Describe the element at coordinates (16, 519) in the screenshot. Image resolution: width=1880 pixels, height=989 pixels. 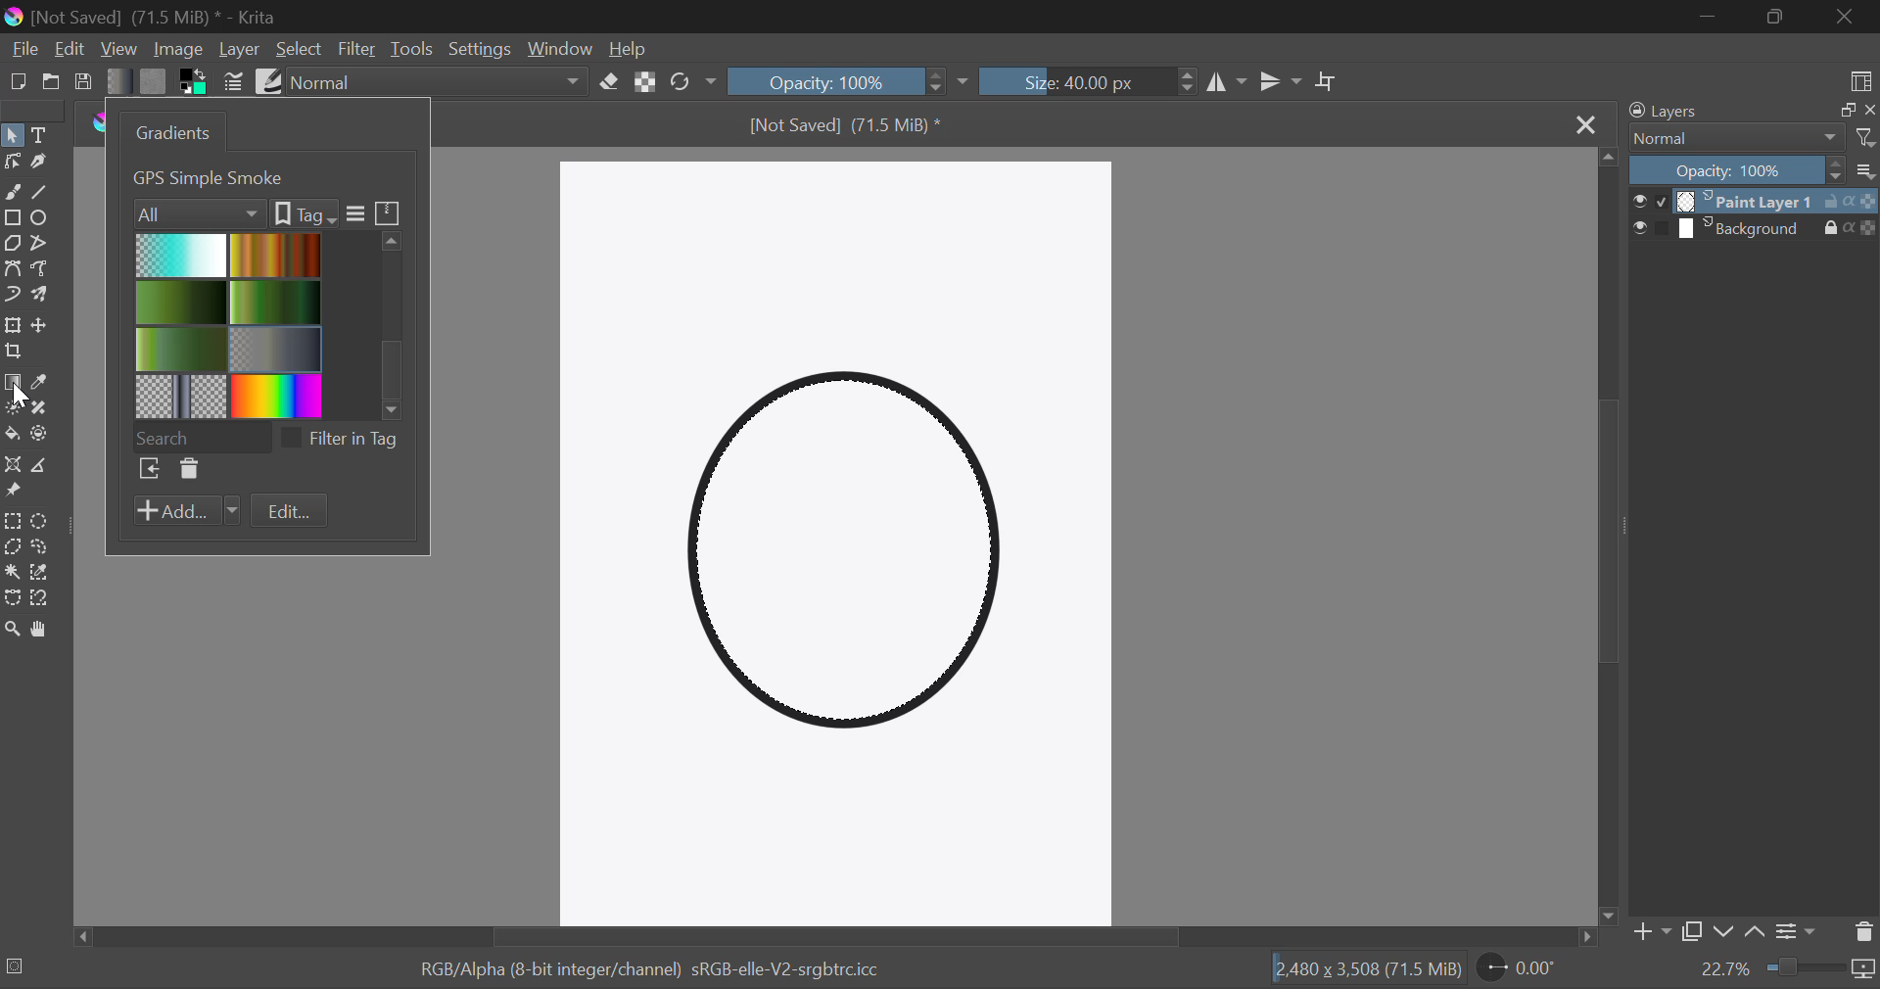
I see `Rectangle Selection` at that location.